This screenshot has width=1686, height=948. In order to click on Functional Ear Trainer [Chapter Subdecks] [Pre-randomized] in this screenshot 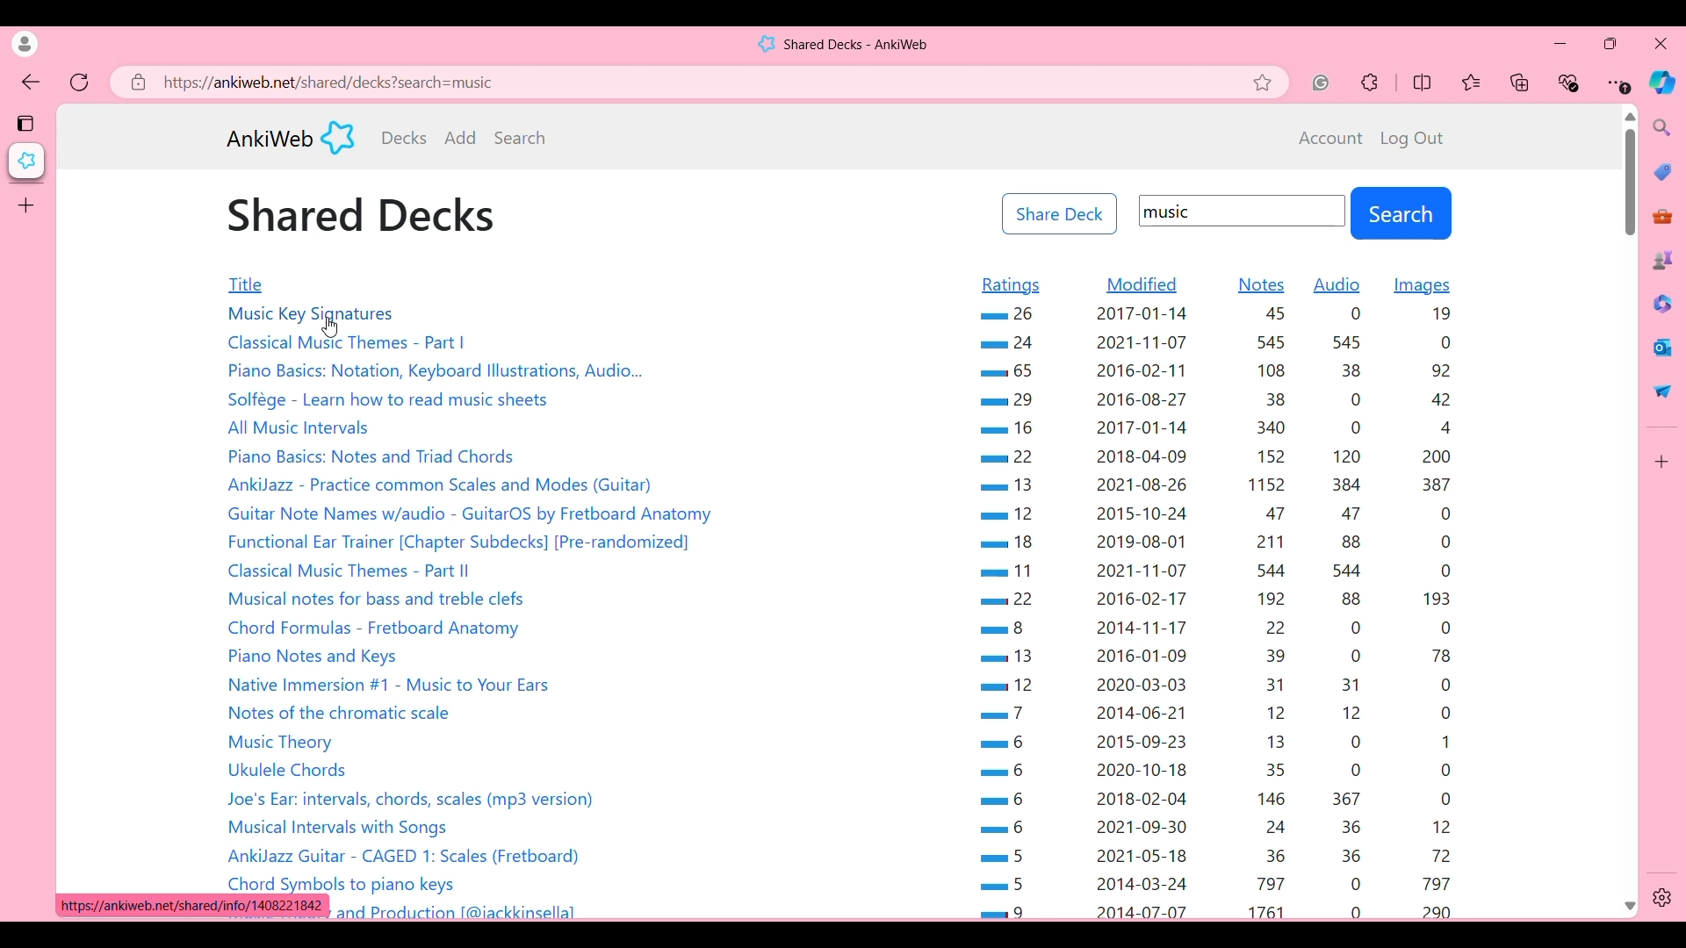, I will do `click(462, 543)`.